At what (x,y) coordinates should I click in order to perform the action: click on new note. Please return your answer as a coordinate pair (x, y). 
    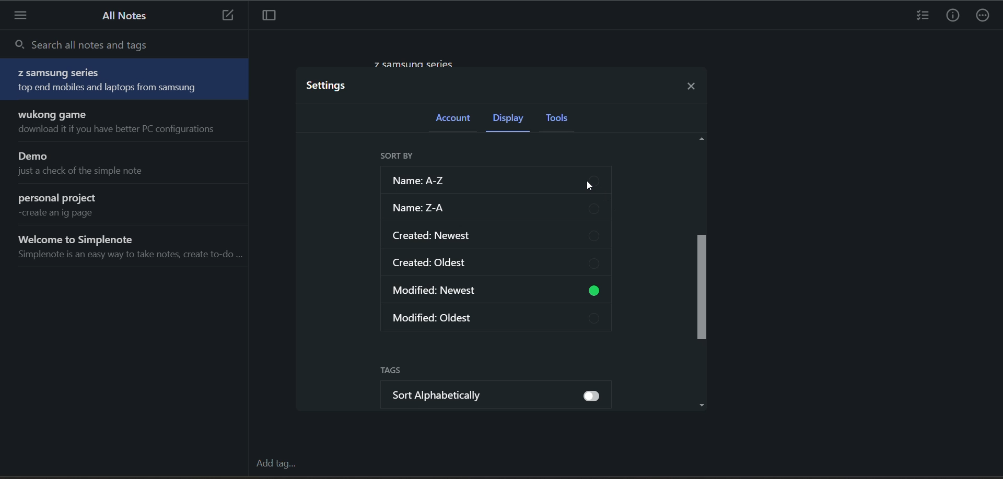
    Looking at the image, I should click on (226, 15).